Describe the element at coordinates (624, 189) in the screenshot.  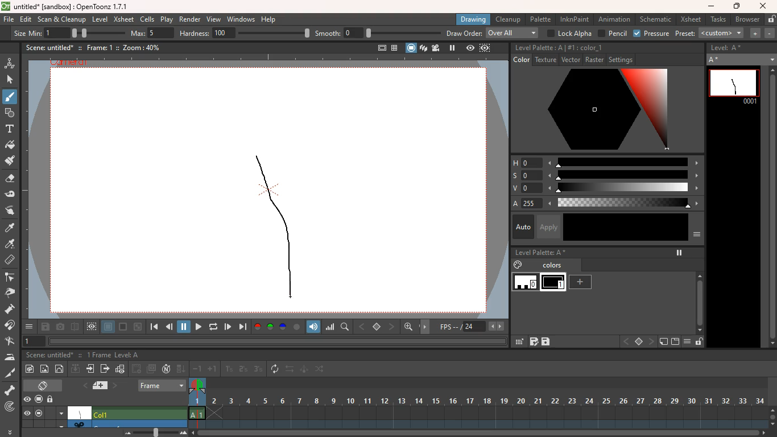
I see `scale` at that location.